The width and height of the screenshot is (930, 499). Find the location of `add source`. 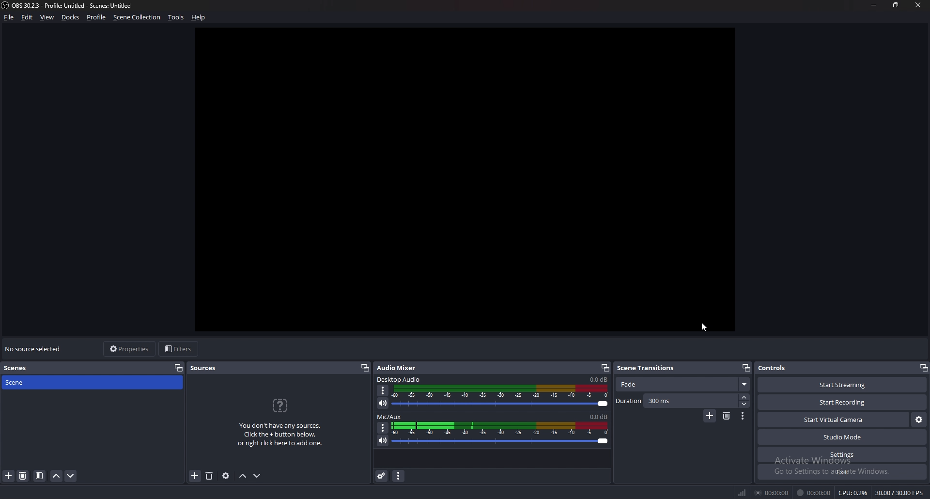

add source is located at coordinates (194, 476).